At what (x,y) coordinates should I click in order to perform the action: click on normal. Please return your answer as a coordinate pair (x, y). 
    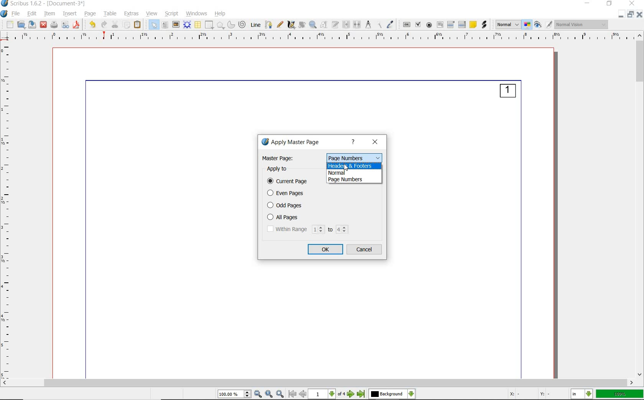
    Looking at the image, I should click on (355, 173).